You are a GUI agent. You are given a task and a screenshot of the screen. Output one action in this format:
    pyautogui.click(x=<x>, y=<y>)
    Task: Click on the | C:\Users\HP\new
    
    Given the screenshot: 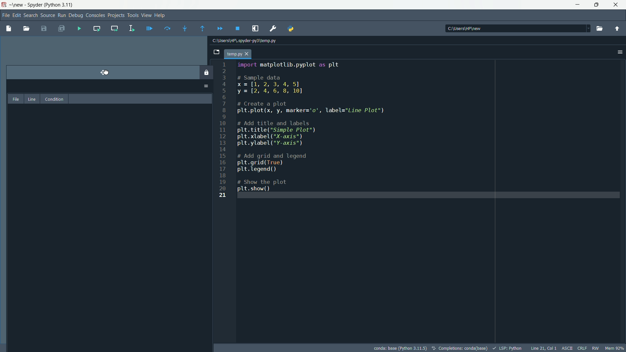 What is the action you would take?
    pyautogui.click(x=476, y=28)
    